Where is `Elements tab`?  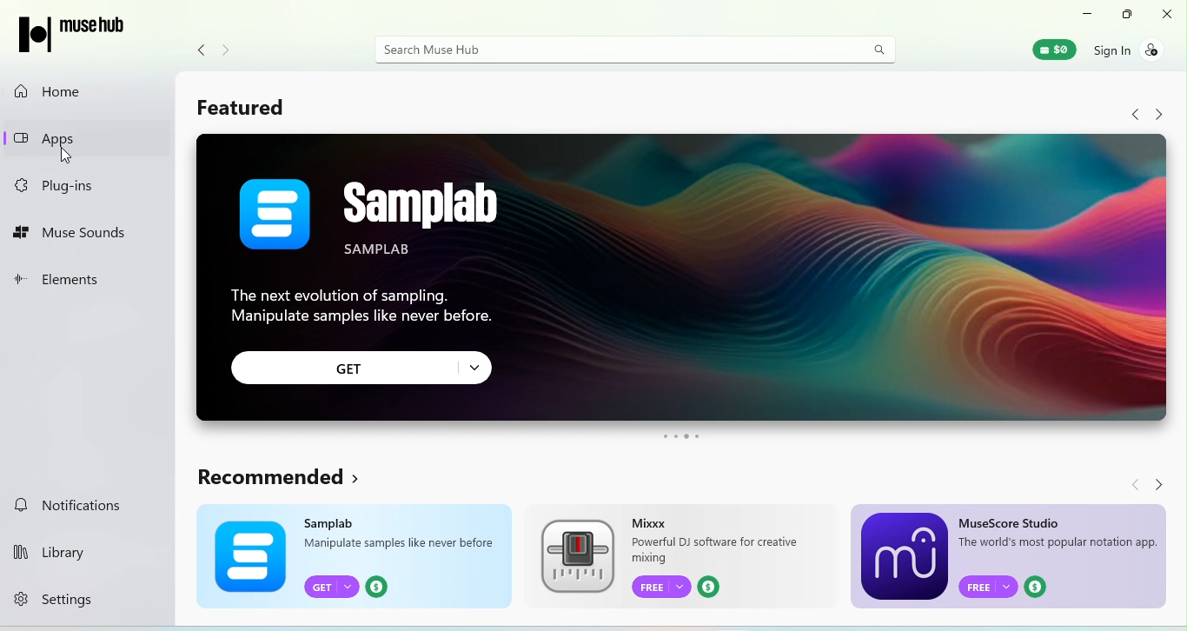 Elements tab is located at coordinates (66, 278).